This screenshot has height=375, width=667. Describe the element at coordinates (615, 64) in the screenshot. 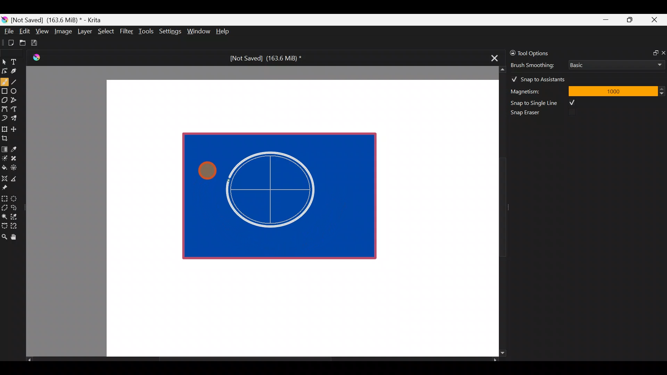

I see `Basic` at that location.